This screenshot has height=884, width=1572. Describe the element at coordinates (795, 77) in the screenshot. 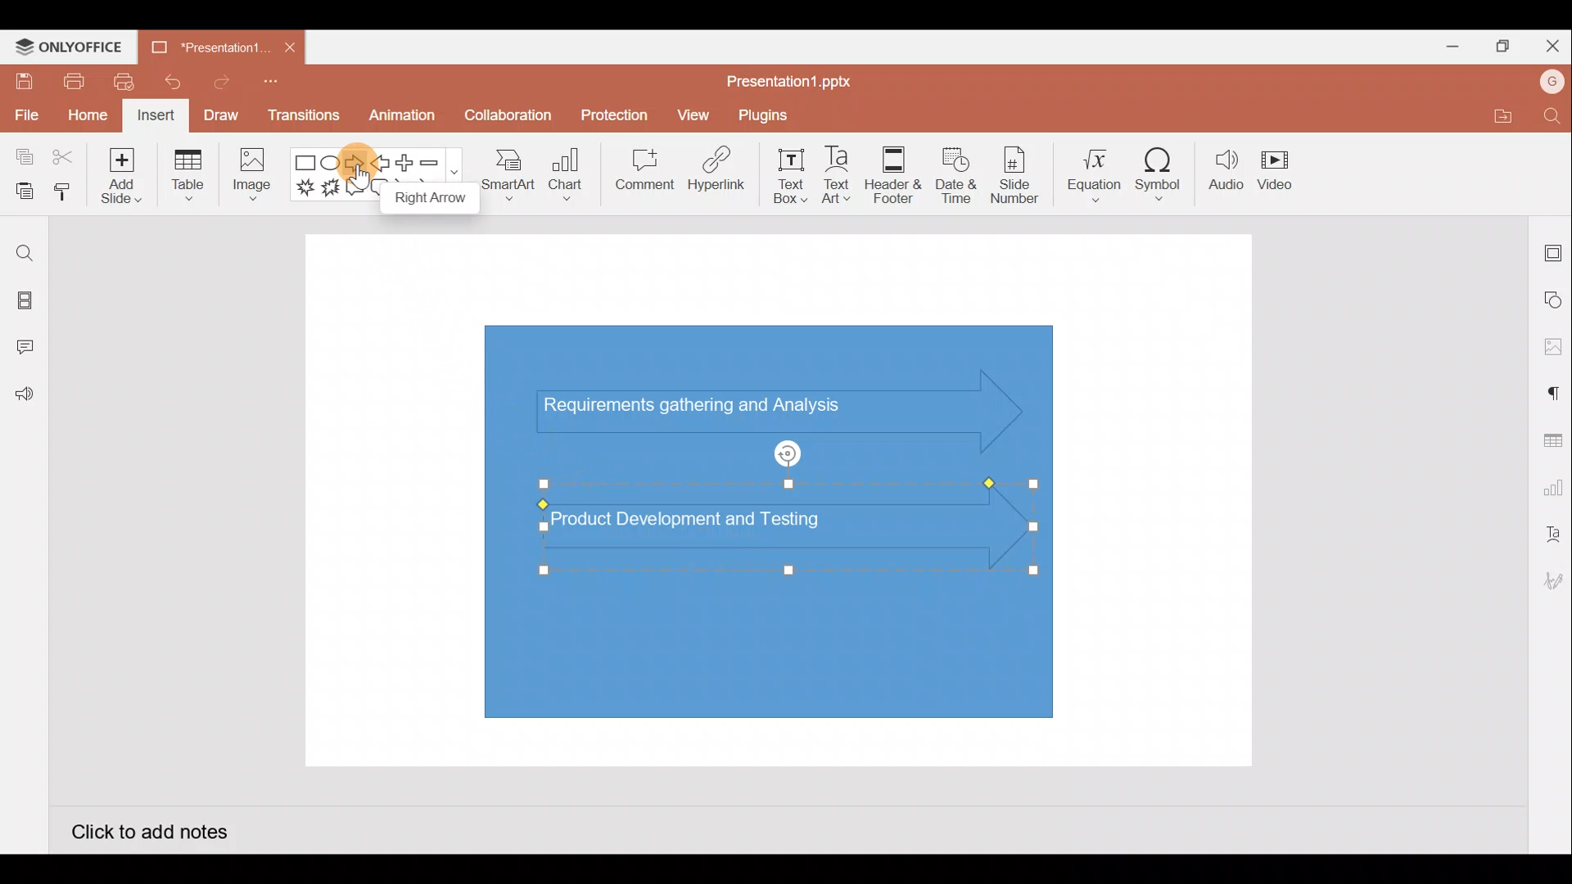

I see `Presentation1.pptx` at that location.